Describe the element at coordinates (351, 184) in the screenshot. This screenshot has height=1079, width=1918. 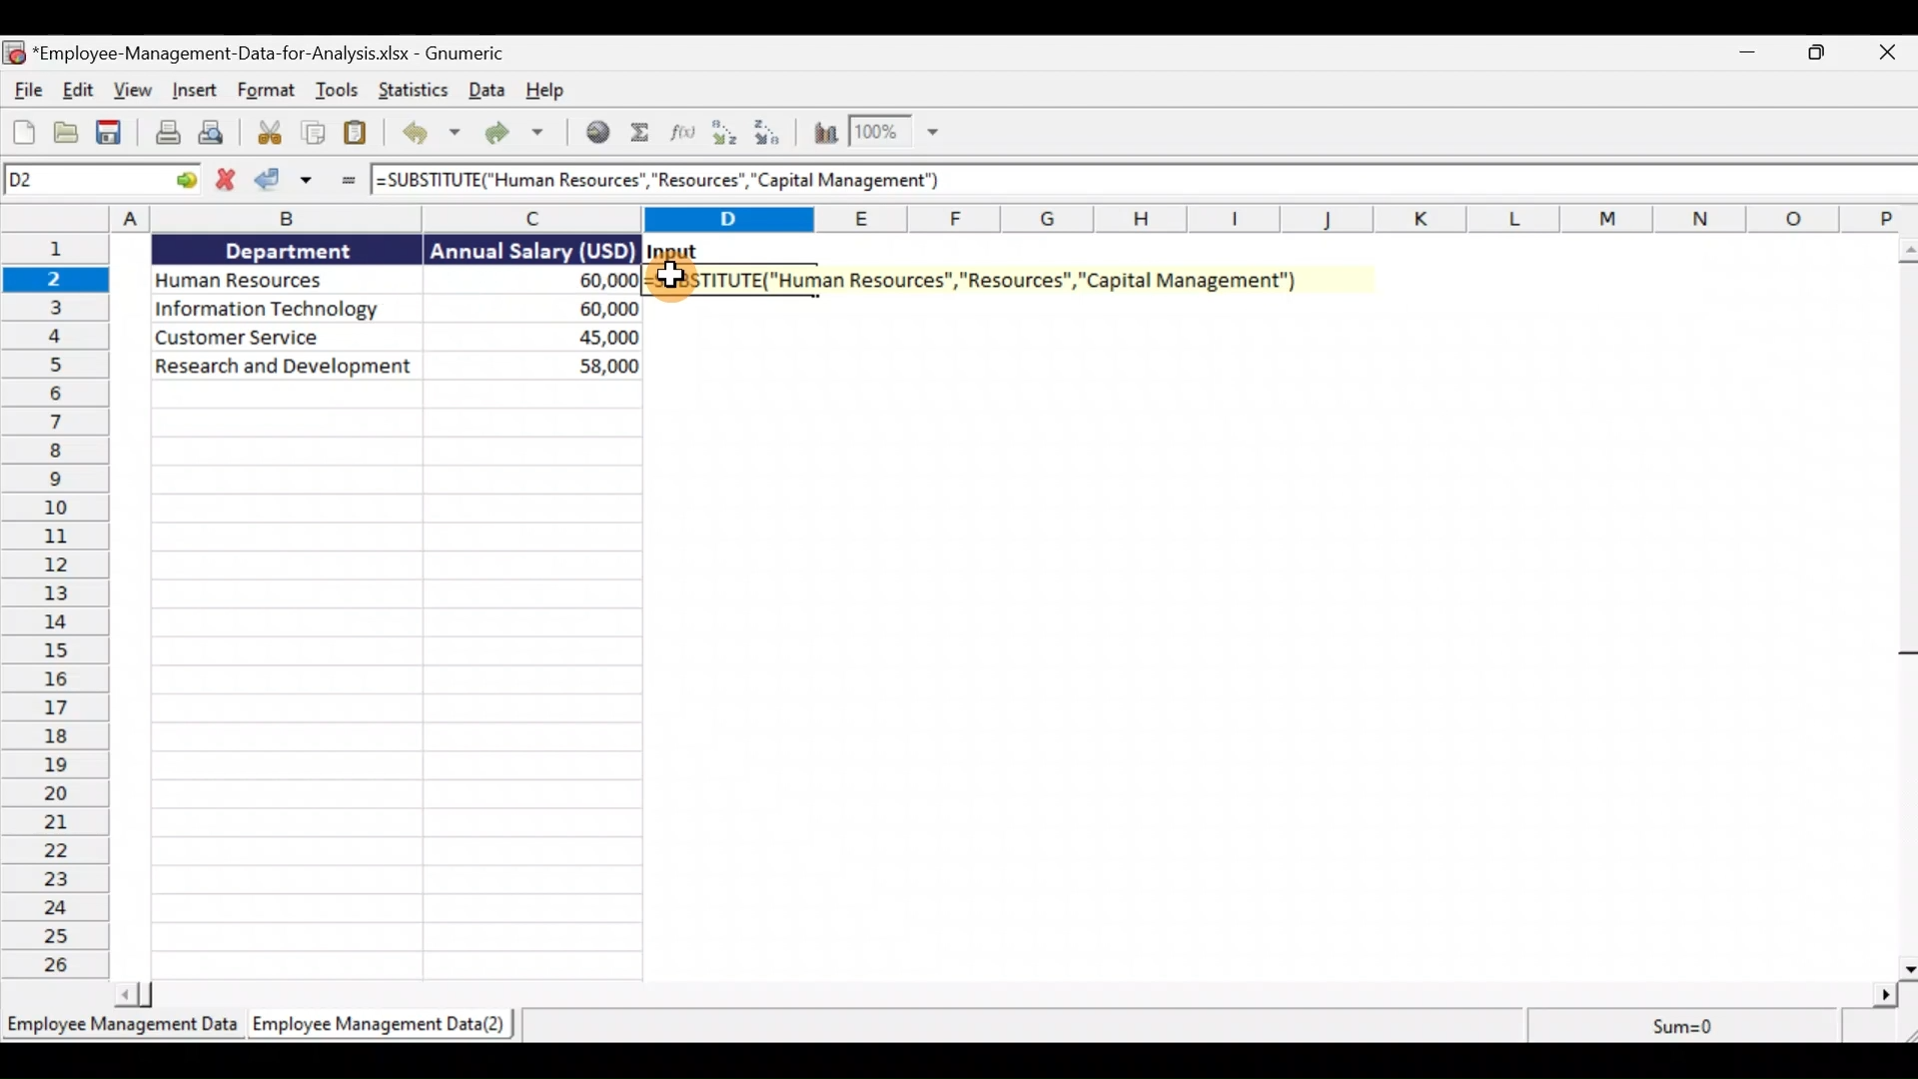
I see `Enter formula` at that location.